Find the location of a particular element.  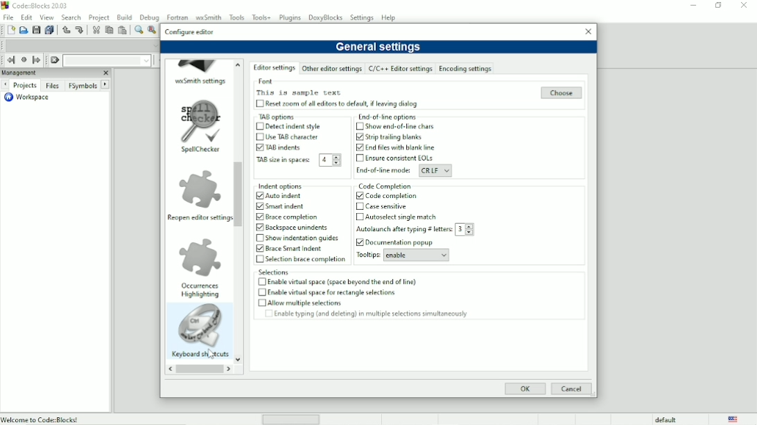

 is located at coordinates (259, 147).